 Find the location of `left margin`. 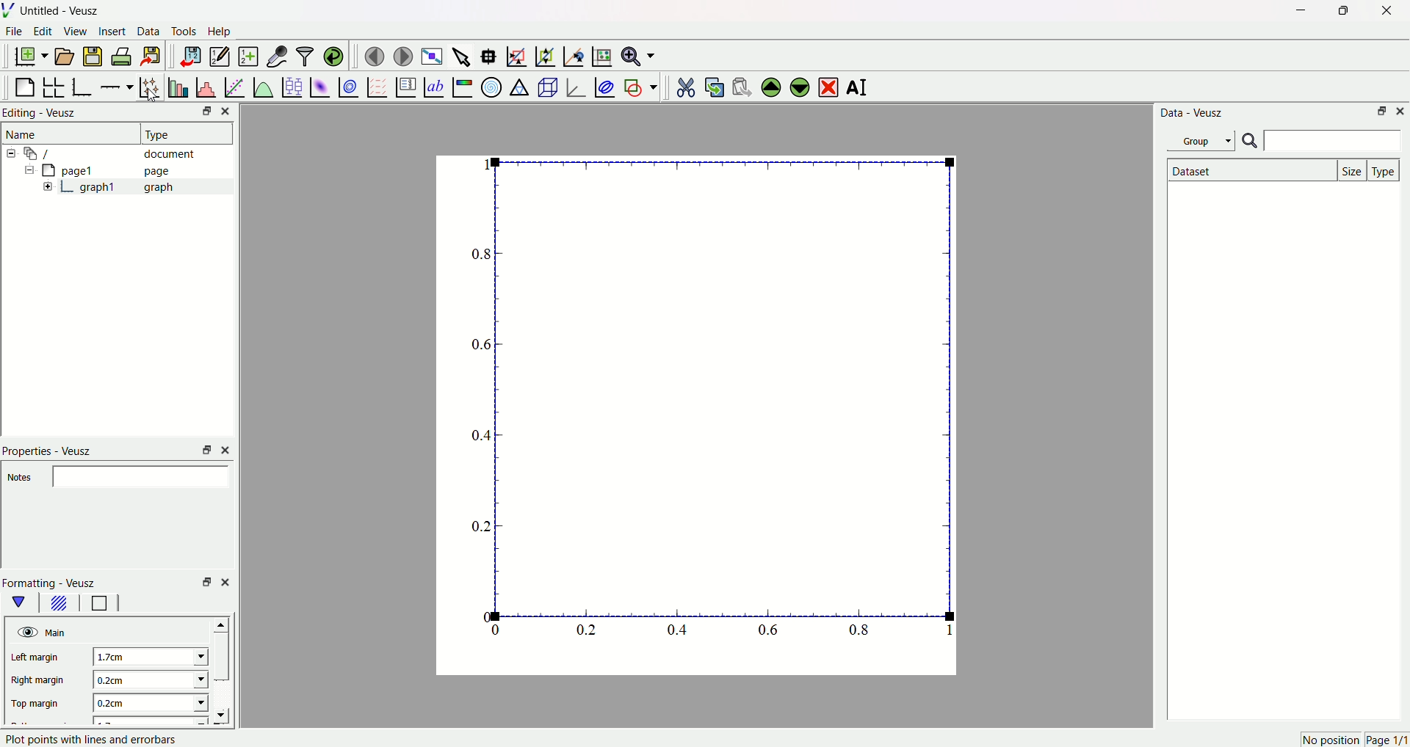

left margin is located at coordinates (39, 658).